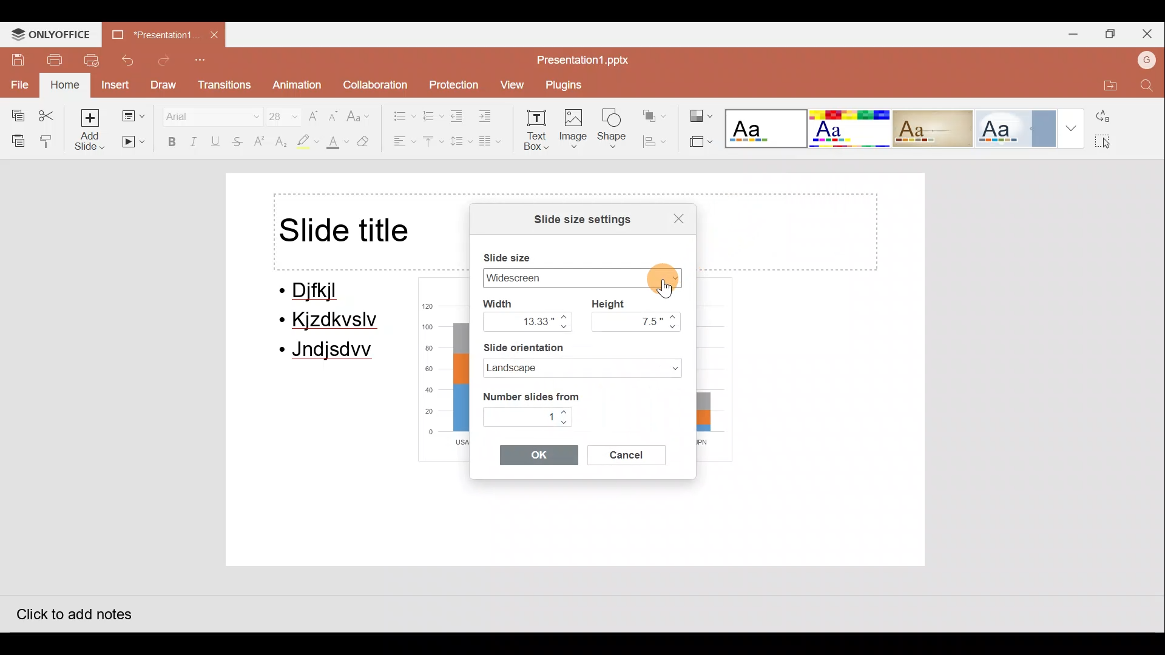  What do you see at coordinates (665, 366) in the screenshot?
I see `Slide orientation dropdown` at bounding box center [665, 366].